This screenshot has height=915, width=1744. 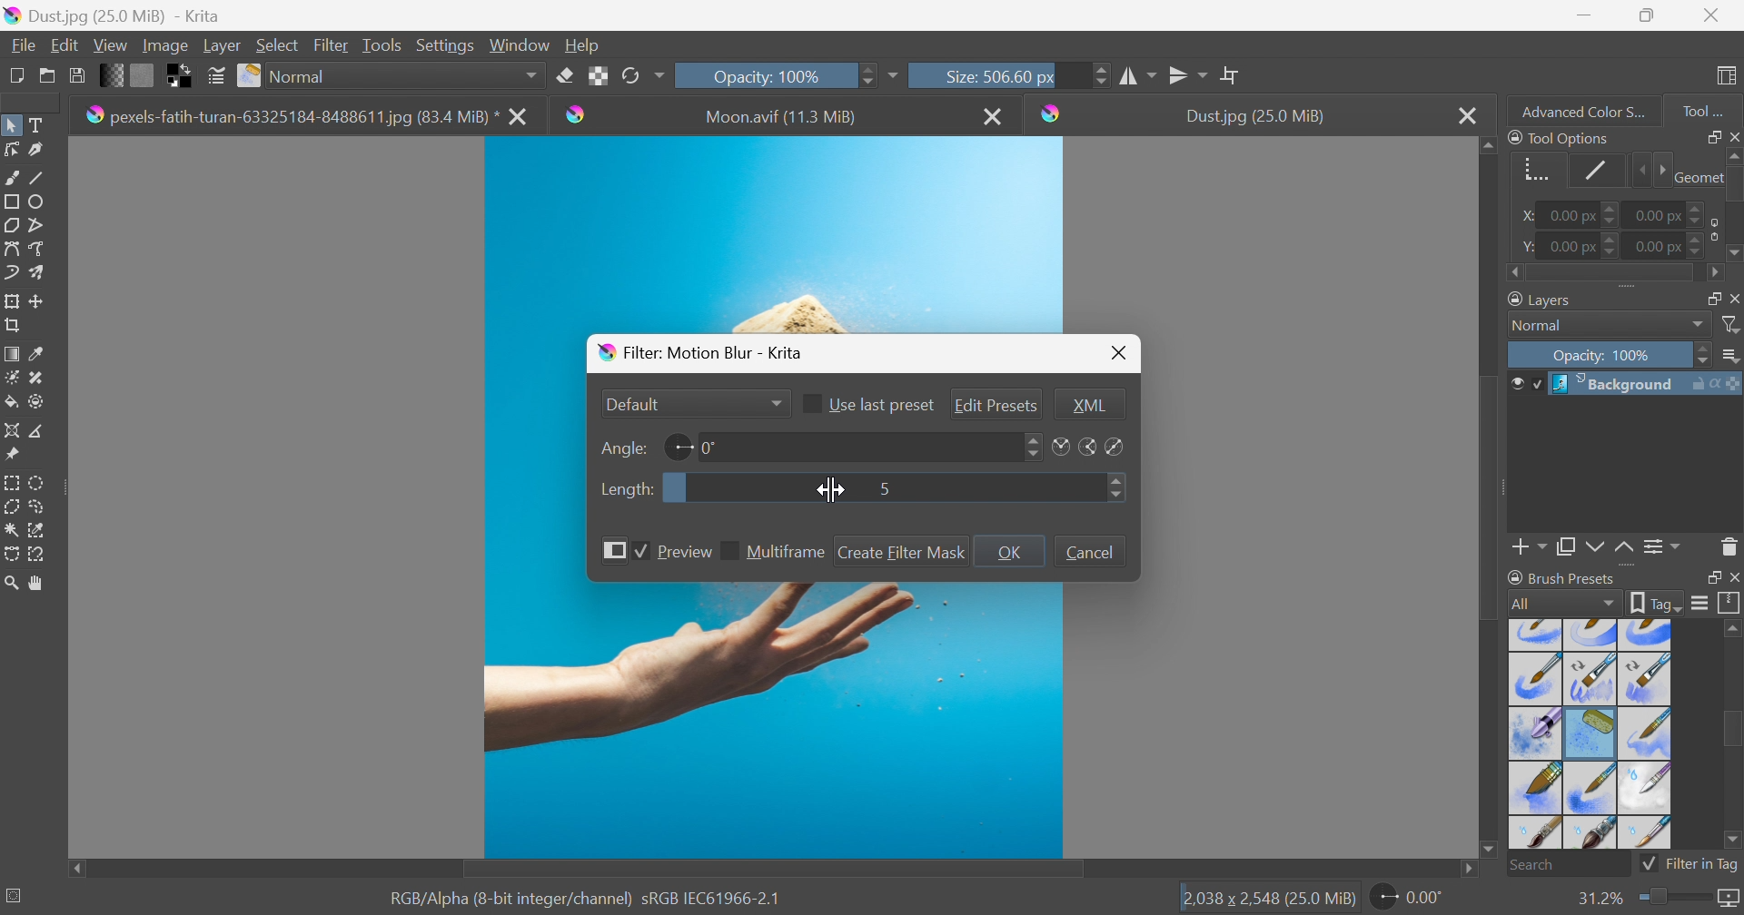 I want to click on Cursor, so click(x=827, y=488).